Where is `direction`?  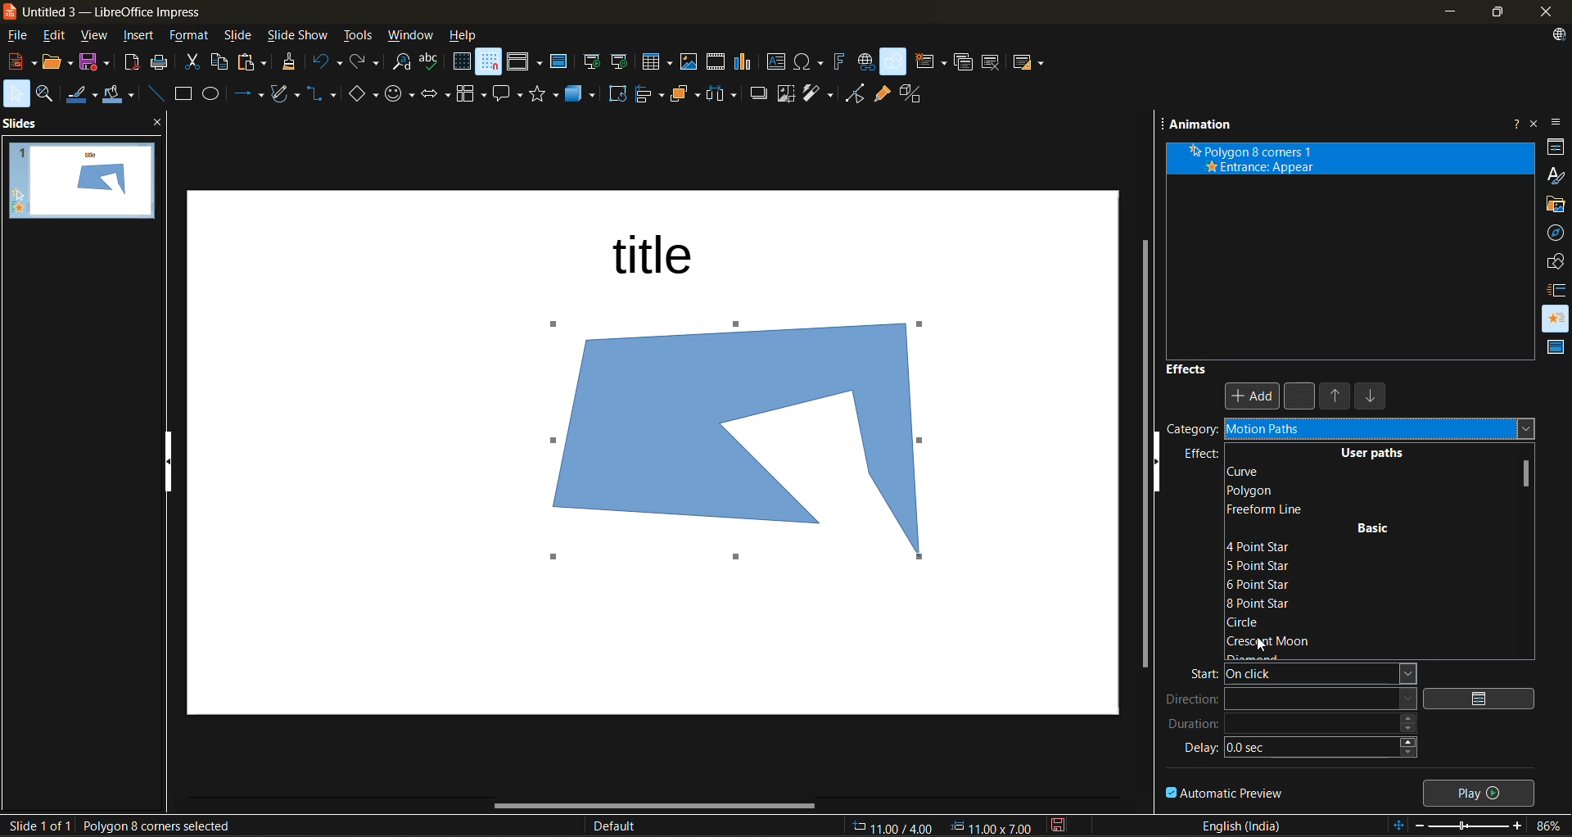
direction is located at coordinates (1291, 699).